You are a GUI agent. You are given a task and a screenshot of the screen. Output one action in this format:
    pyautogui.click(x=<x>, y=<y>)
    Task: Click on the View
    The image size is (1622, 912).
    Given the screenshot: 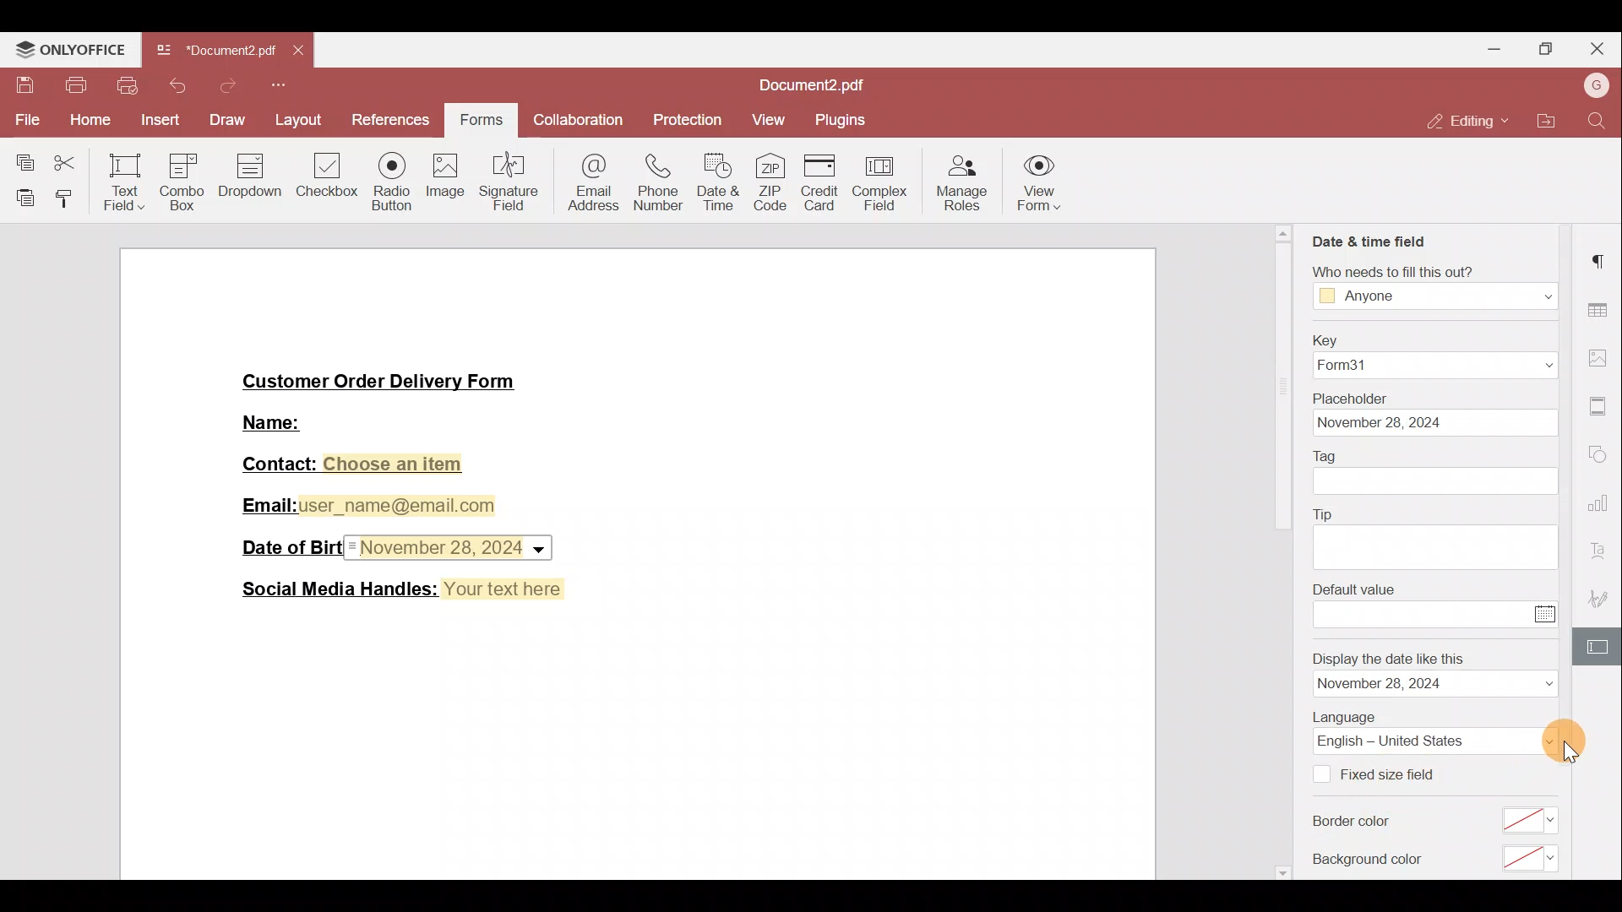 What is the action you would take?
    pyautogui.click(x=774, y=117)
    